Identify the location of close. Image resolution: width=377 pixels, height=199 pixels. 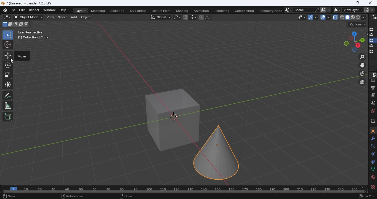
(371, 3).